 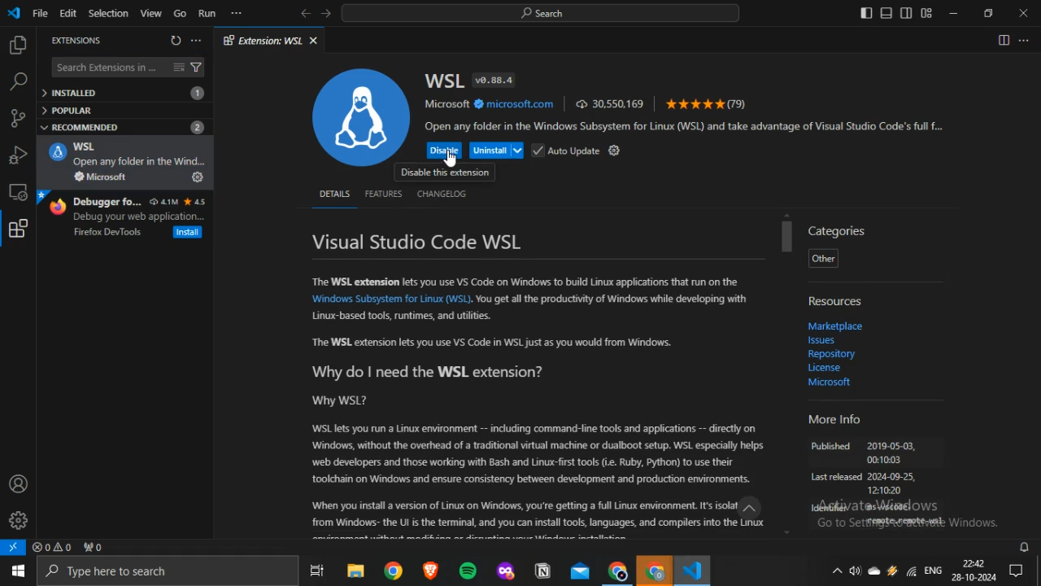 I want to click on scrollbar, so click(x=787, y=238).